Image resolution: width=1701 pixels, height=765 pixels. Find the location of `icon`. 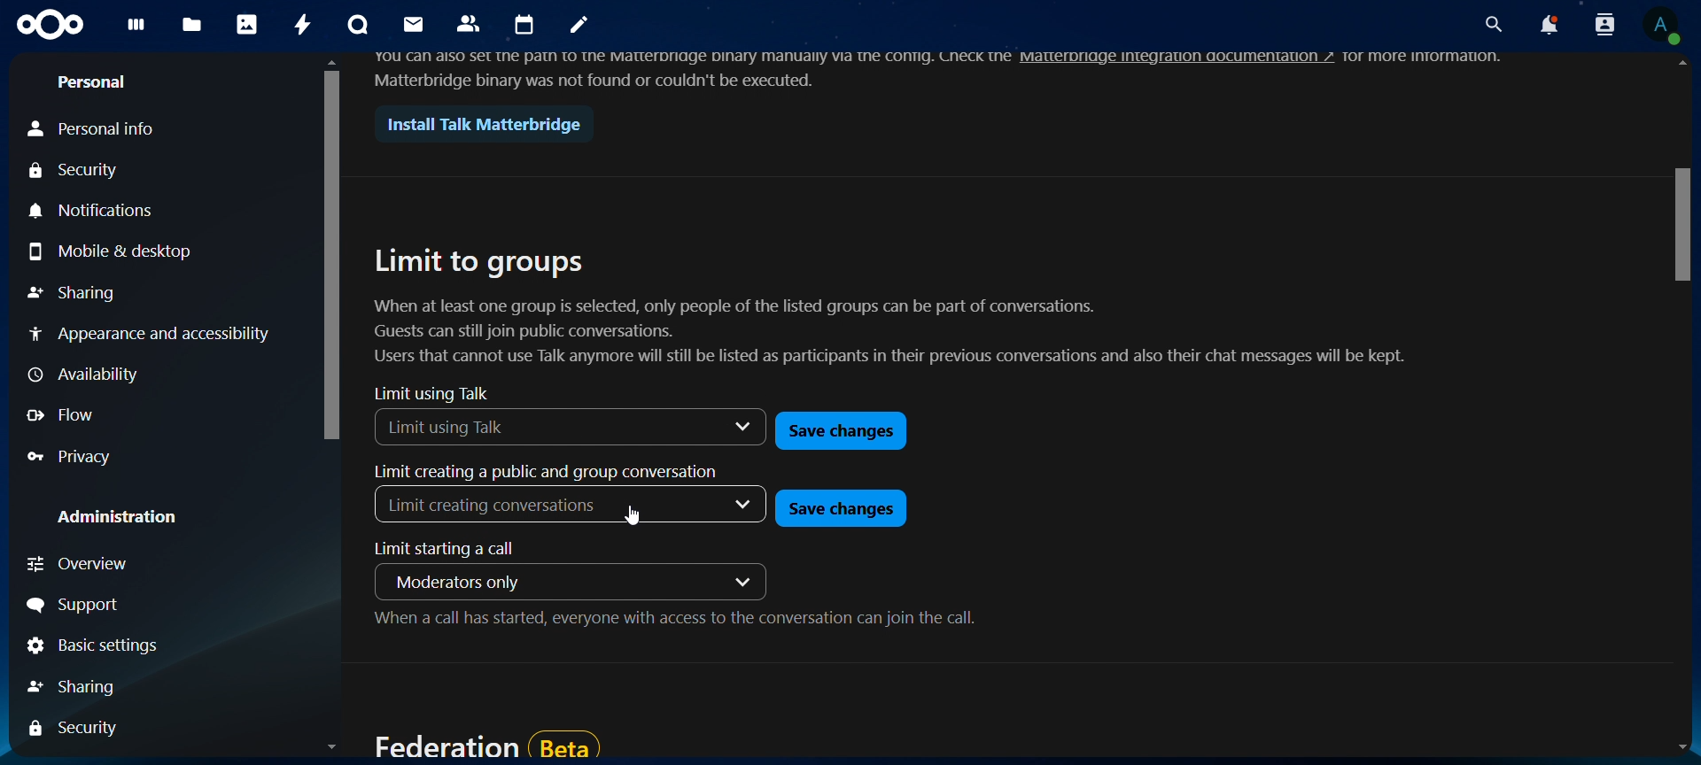

icon is located at coordinates (51, 26).